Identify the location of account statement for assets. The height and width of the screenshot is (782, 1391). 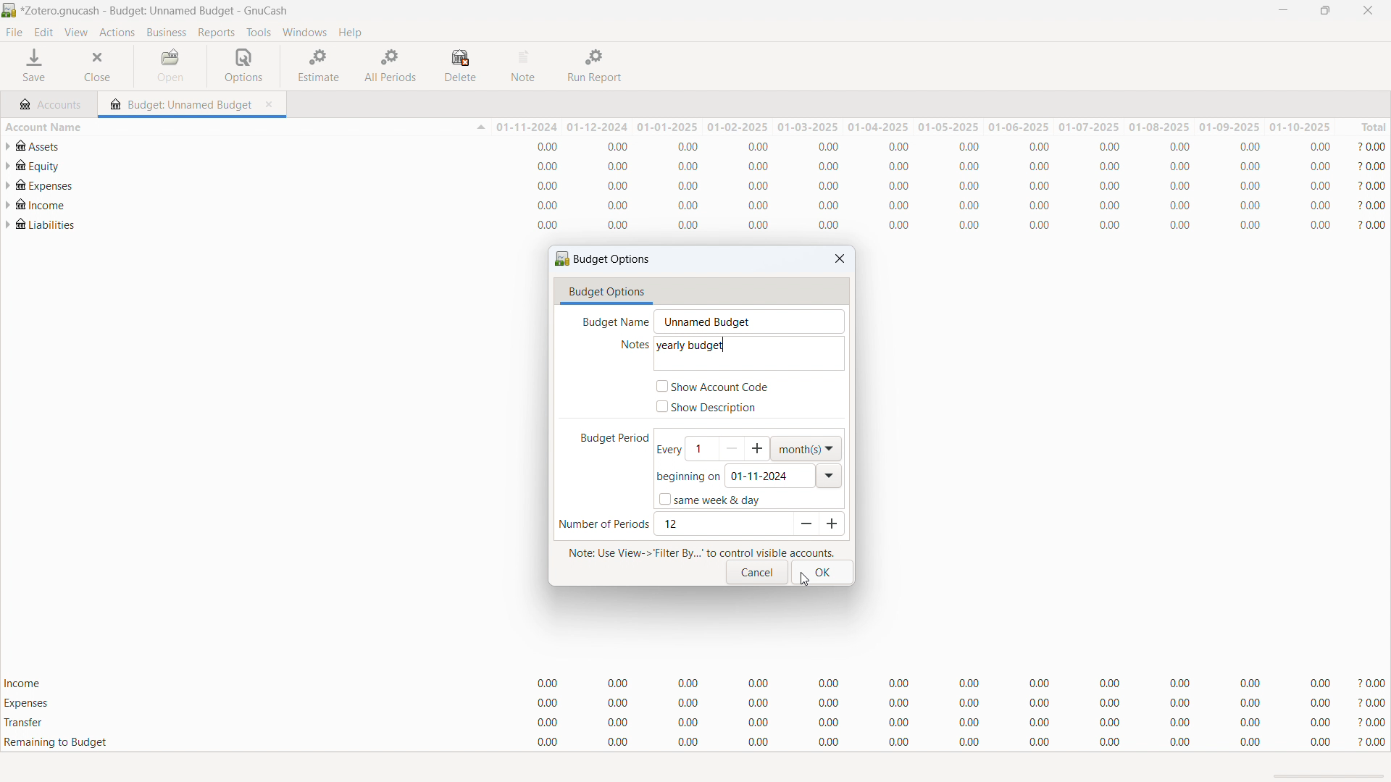
(703, 146).